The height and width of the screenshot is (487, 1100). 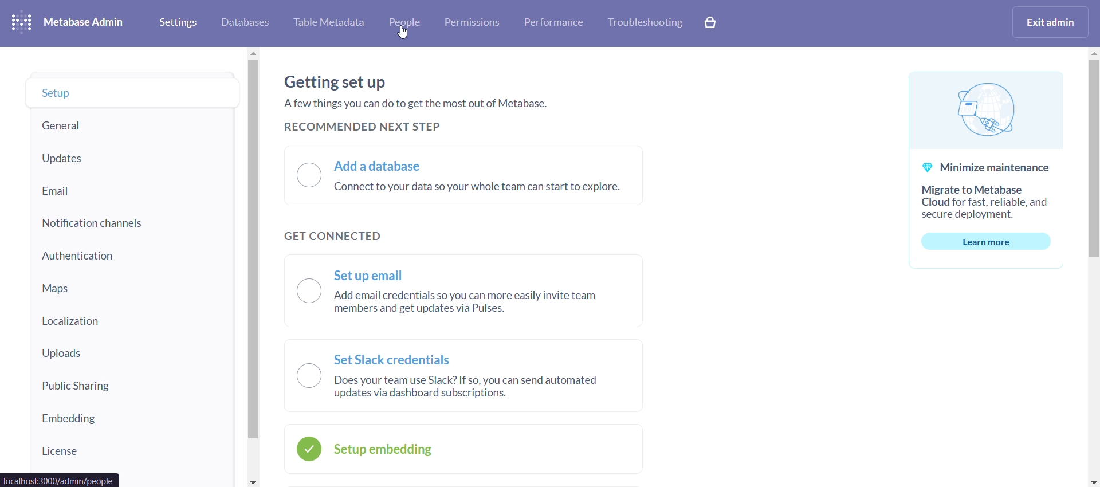 I want to click on performance, so click(x=553, y=22).